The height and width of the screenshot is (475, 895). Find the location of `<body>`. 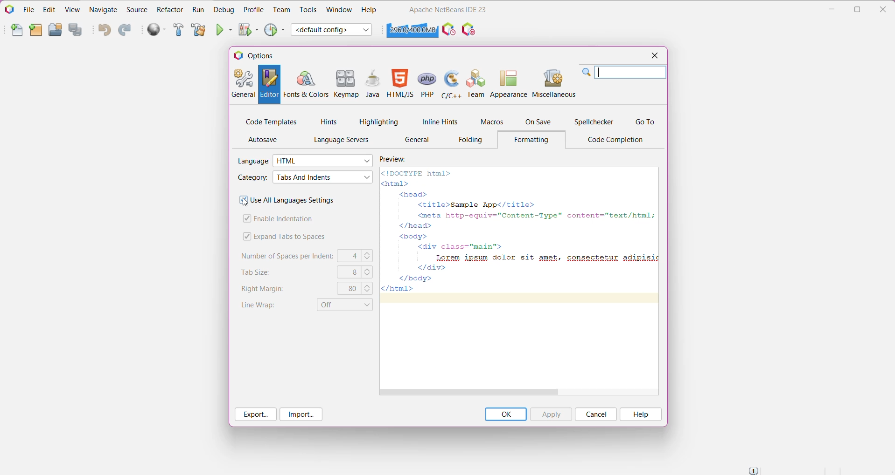

<body> is located at coordinates (410, 236).